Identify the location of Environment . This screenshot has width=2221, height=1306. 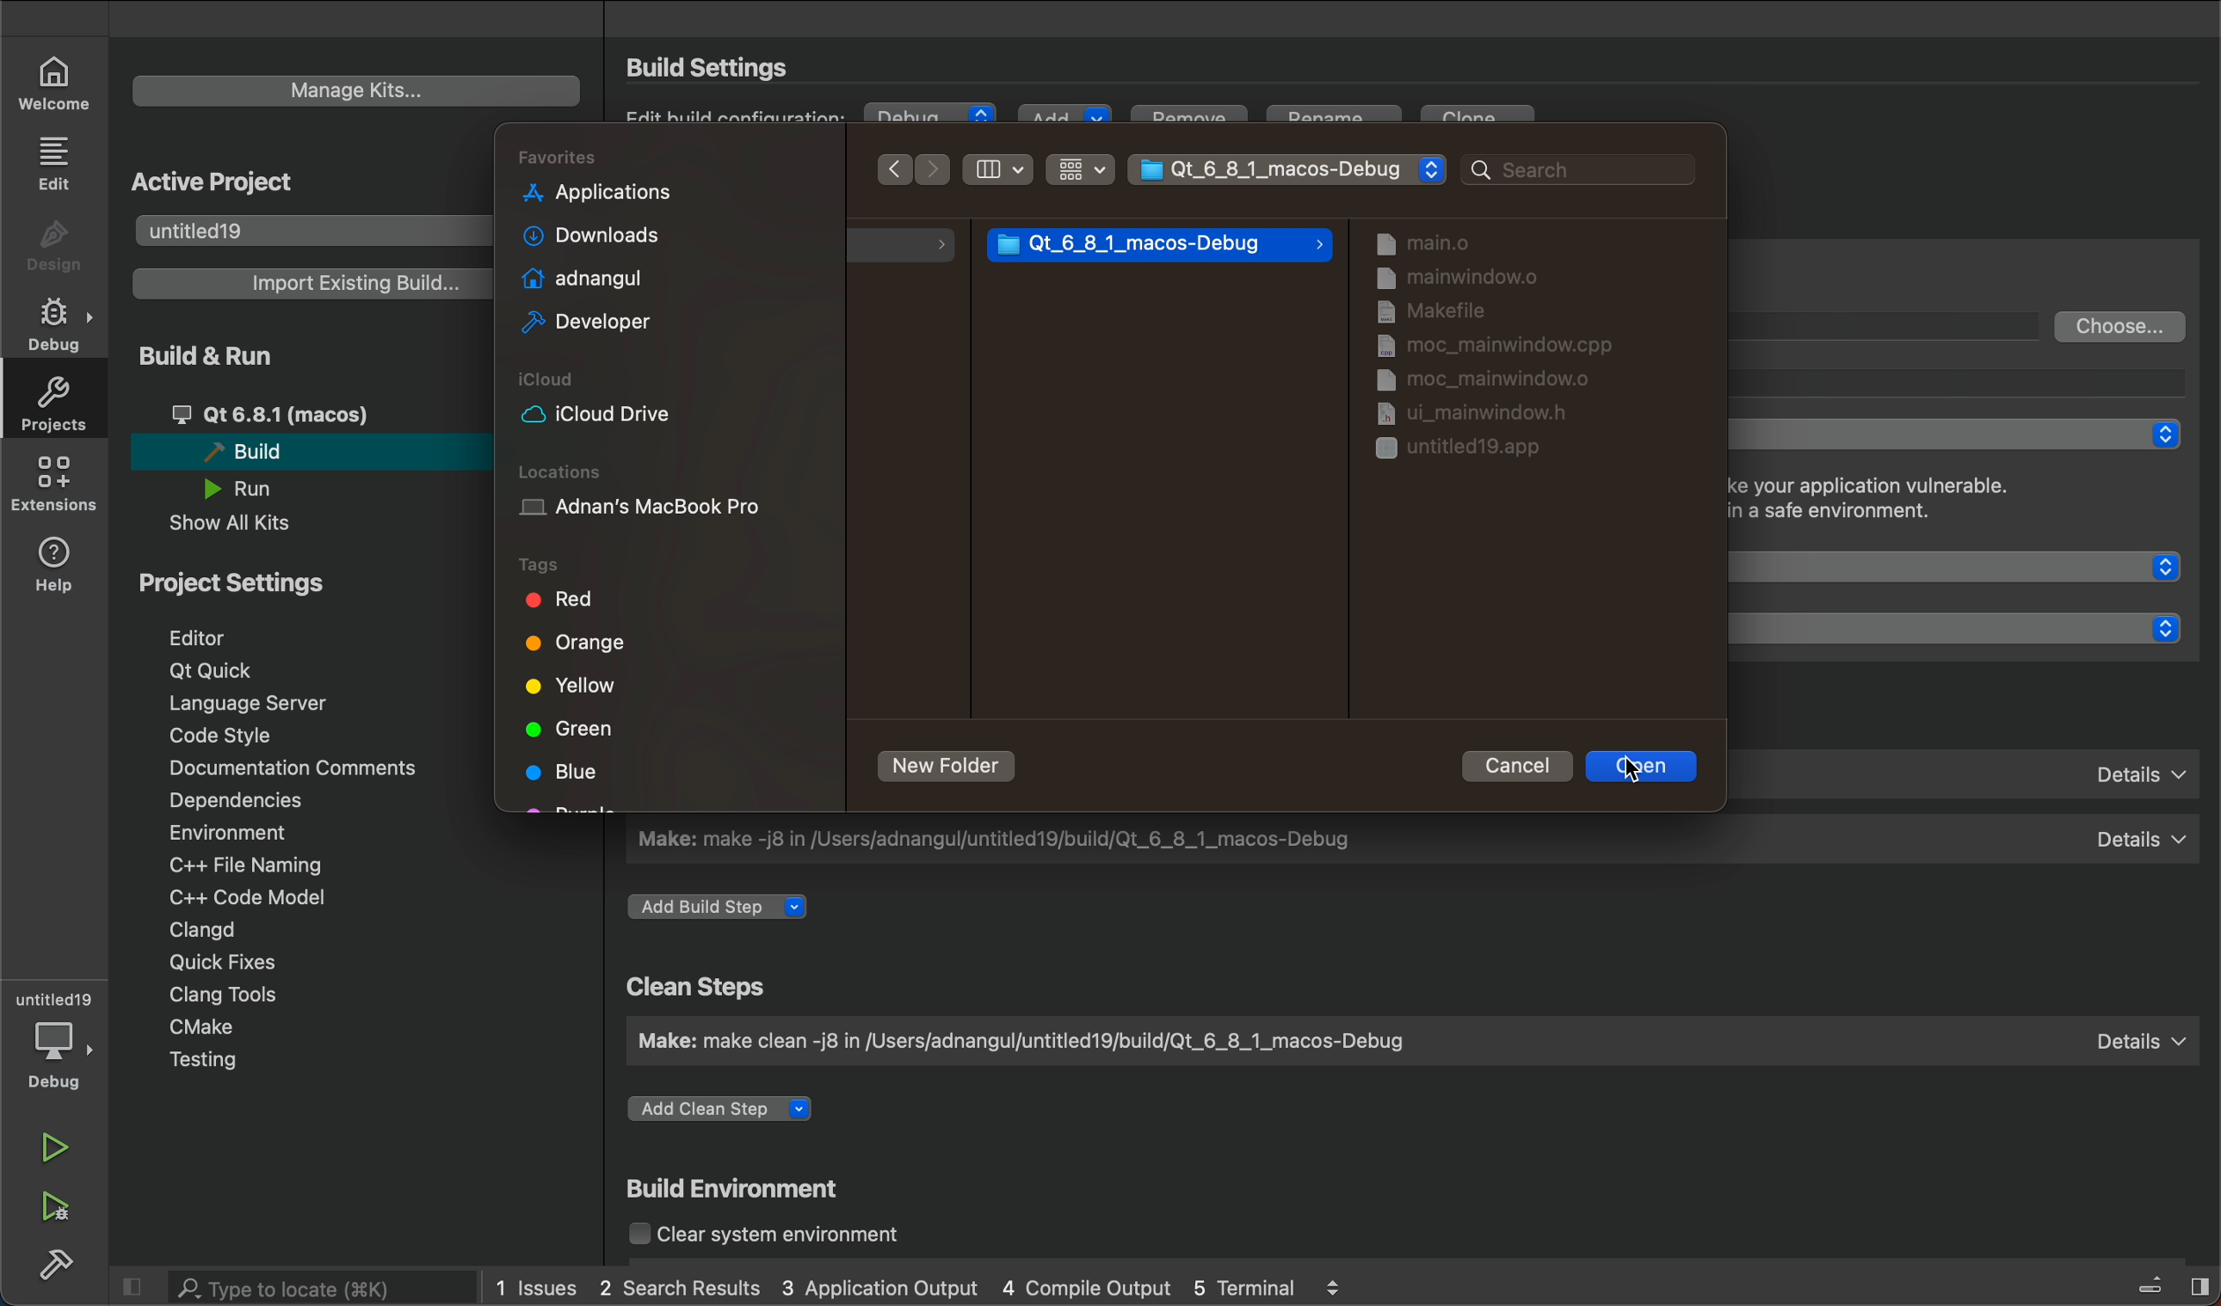
(252, 832).